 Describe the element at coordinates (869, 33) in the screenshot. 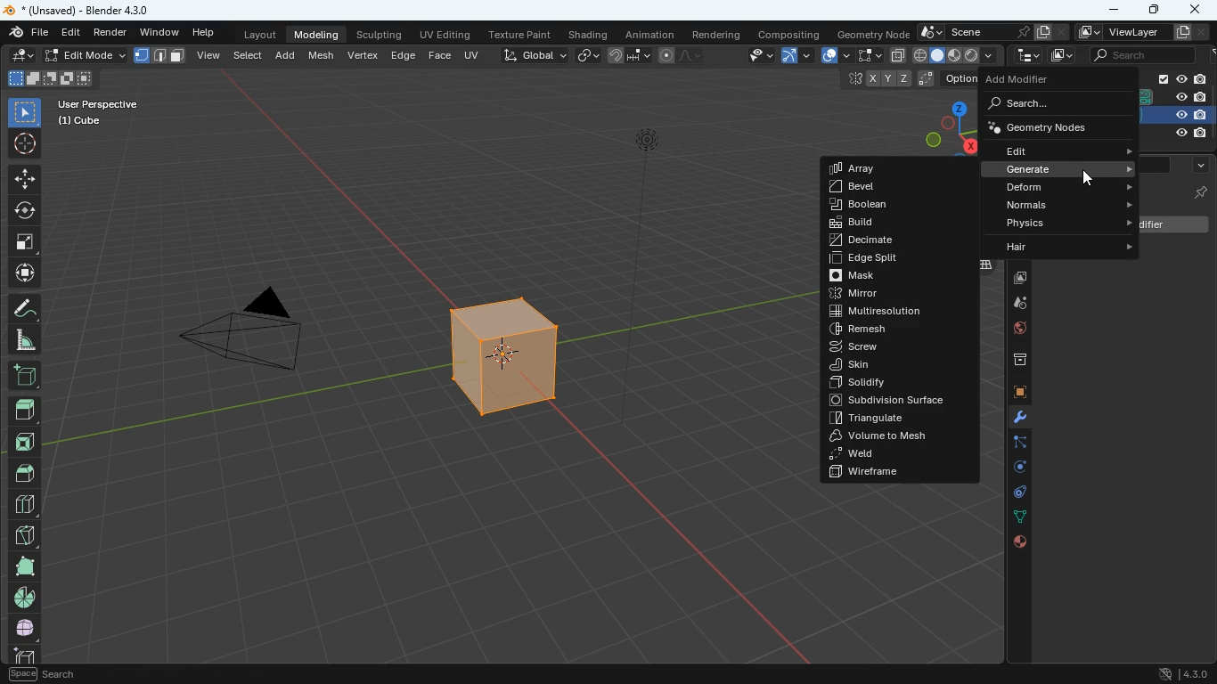

I see `geometry node` at that location.